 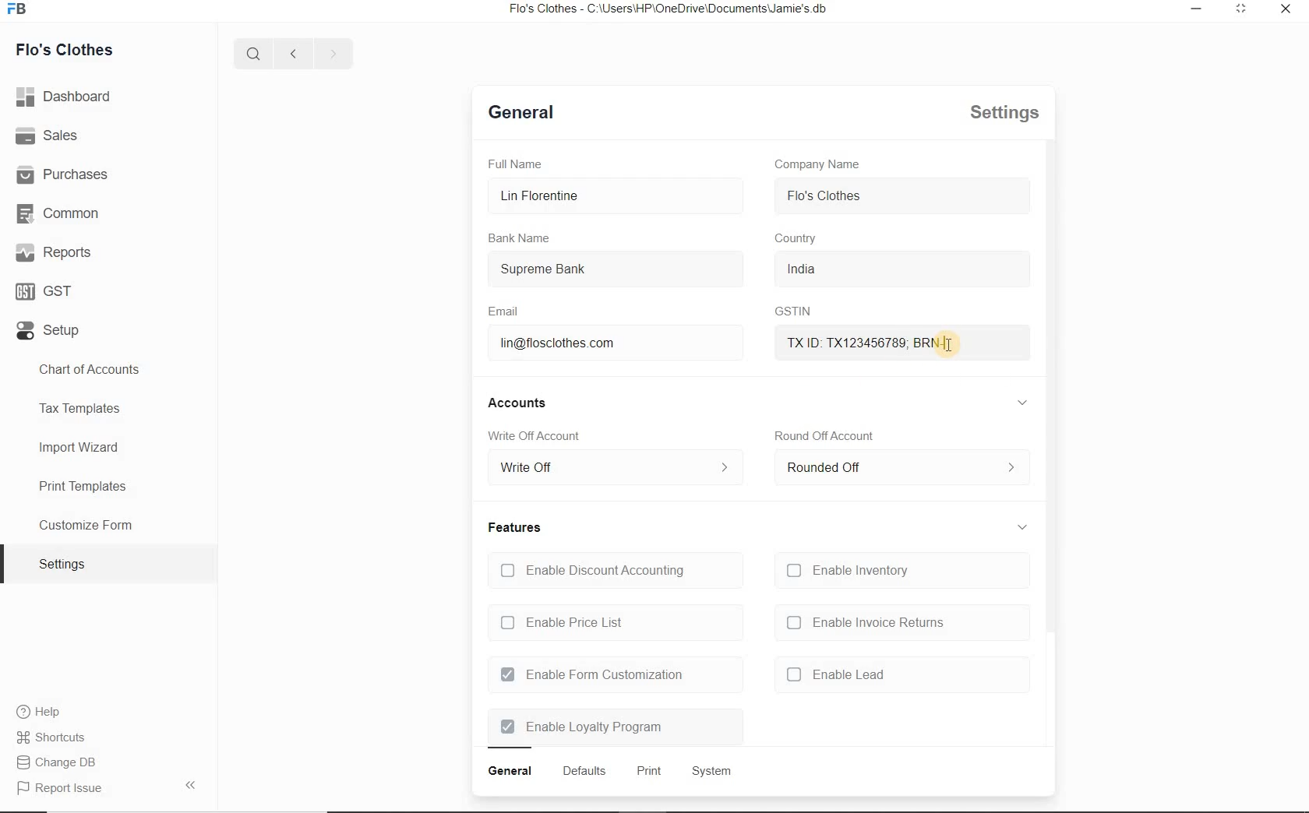 I want to click on close window, so click(x=1283, y=9).